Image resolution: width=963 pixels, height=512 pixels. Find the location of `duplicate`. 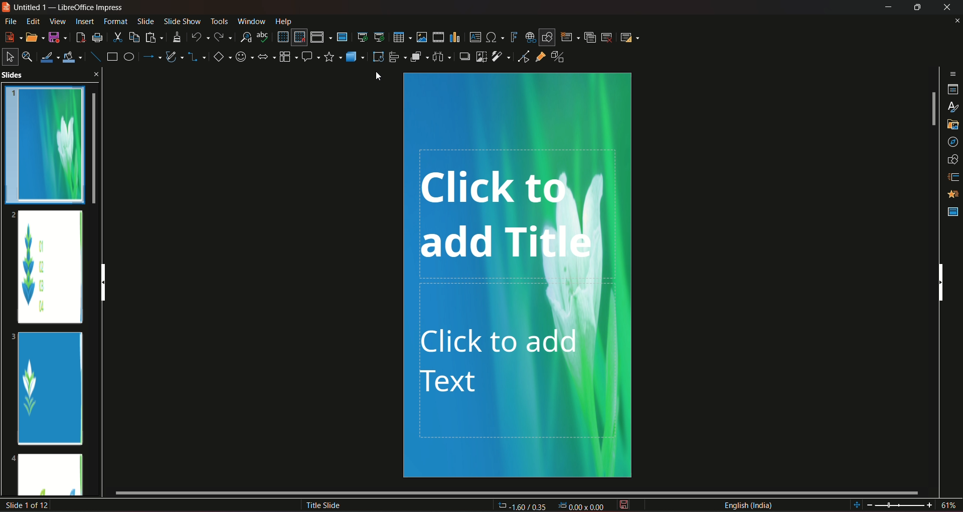

duplicate is located at coordinates (590, 37).